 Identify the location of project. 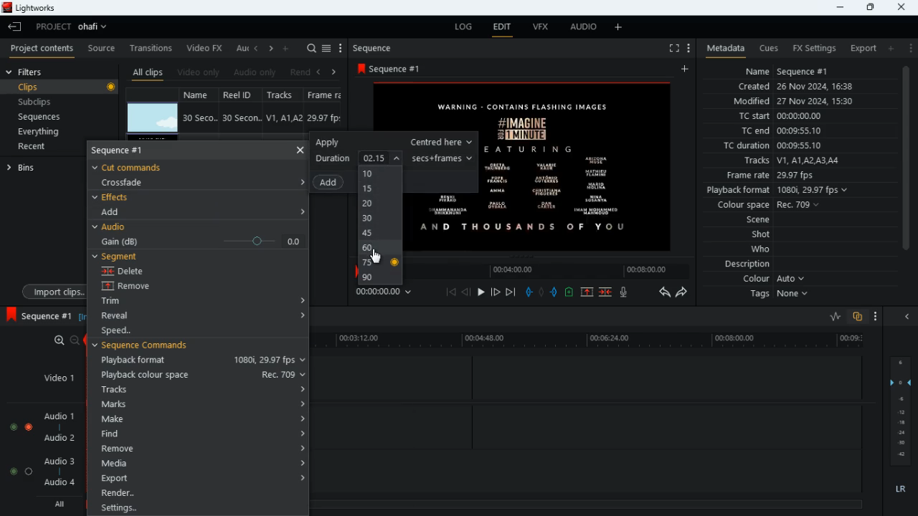
(75, 27).